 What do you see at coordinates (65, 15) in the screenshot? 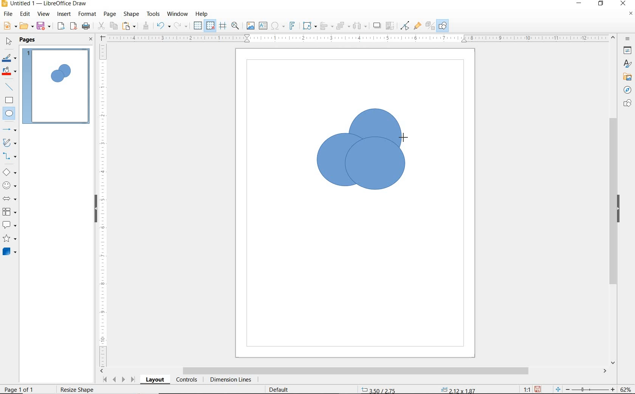
I see `INSERT` at bounding box center [65, 15].